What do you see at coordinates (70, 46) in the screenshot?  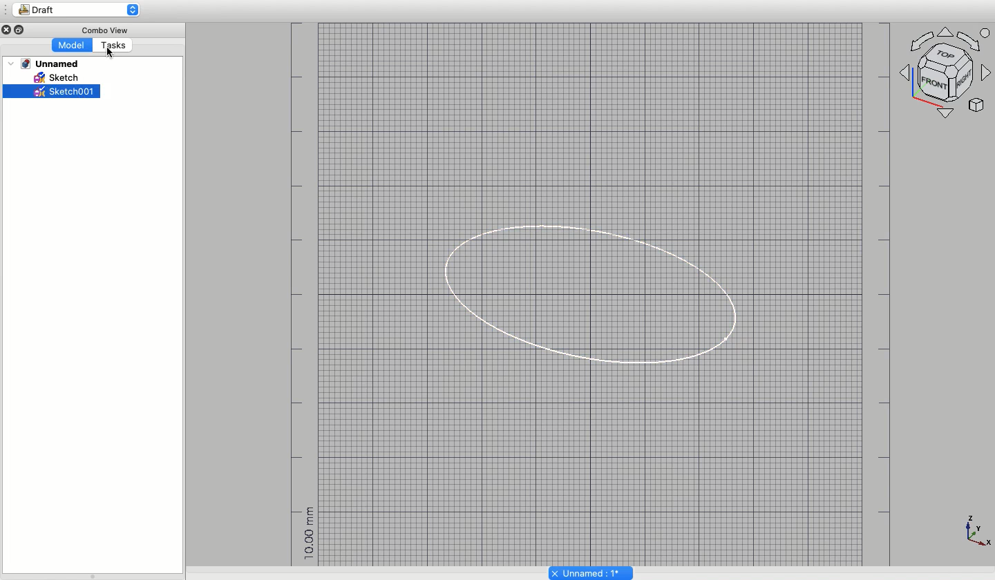 I see `Model ` at bounding box center [70, 46].